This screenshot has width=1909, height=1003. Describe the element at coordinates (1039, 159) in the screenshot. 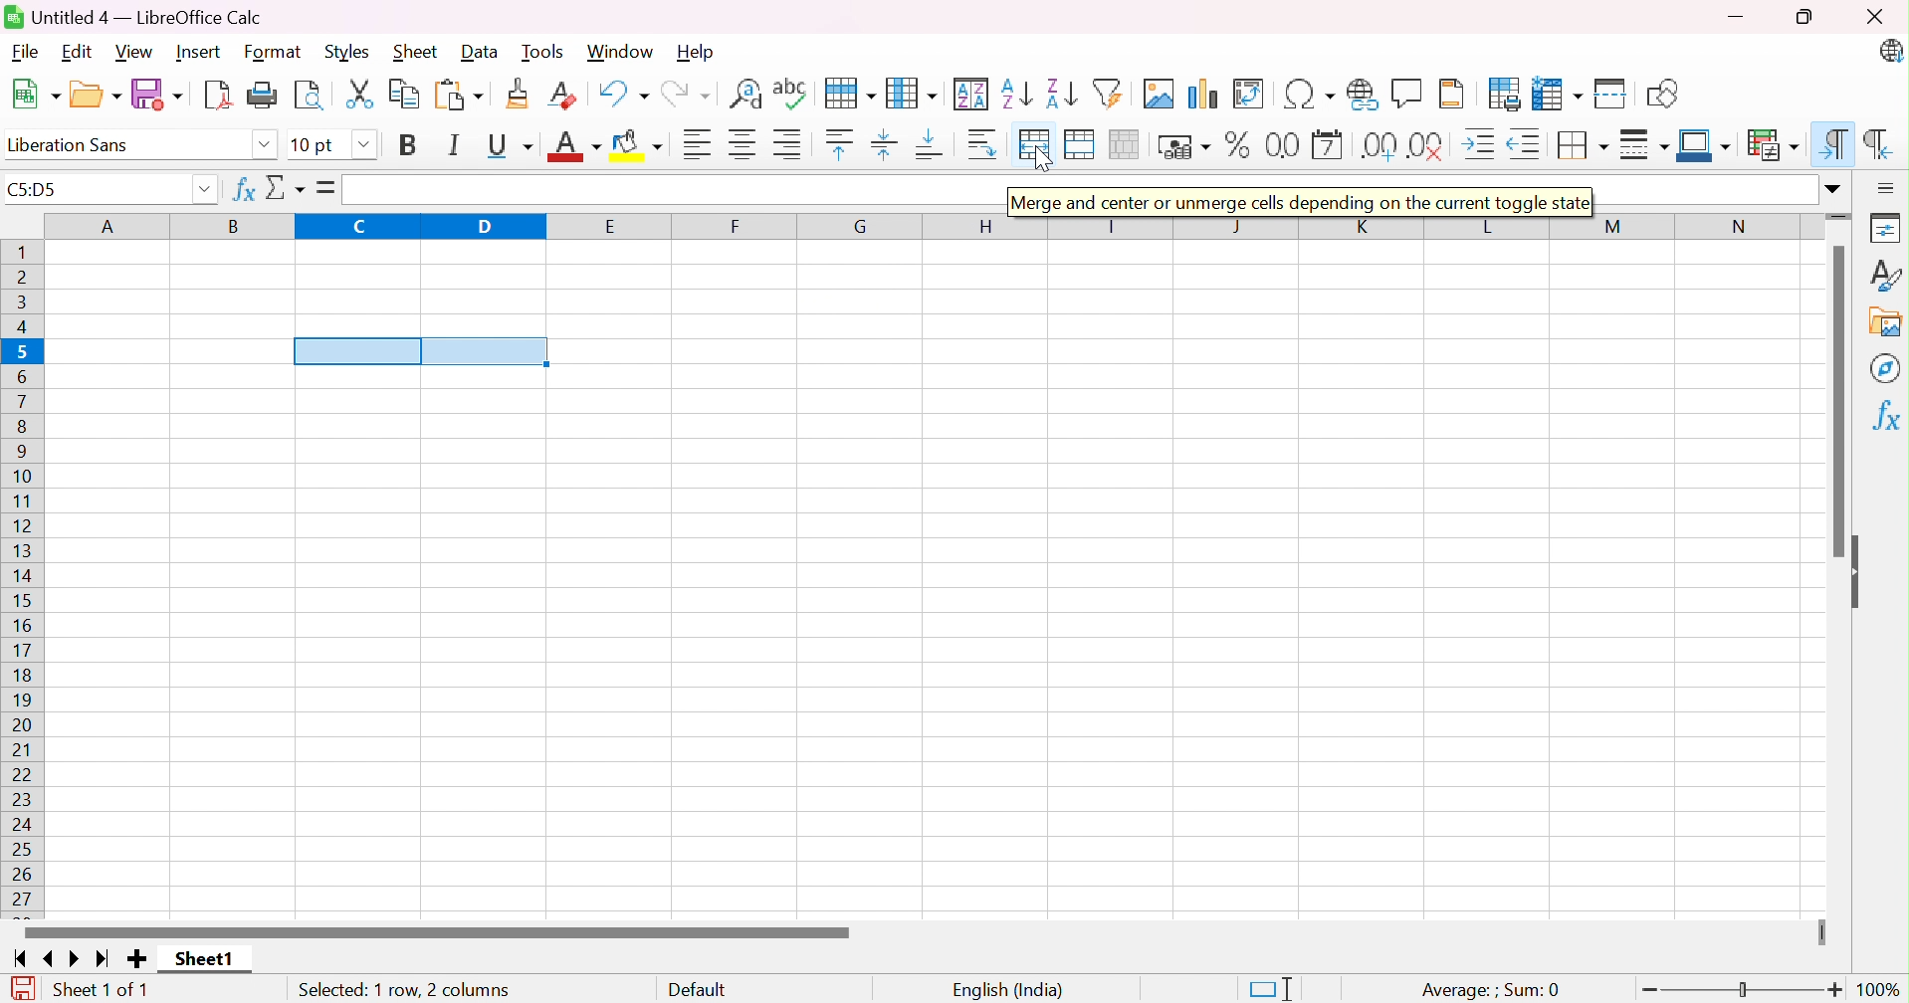

I see `Cursor` at that location.